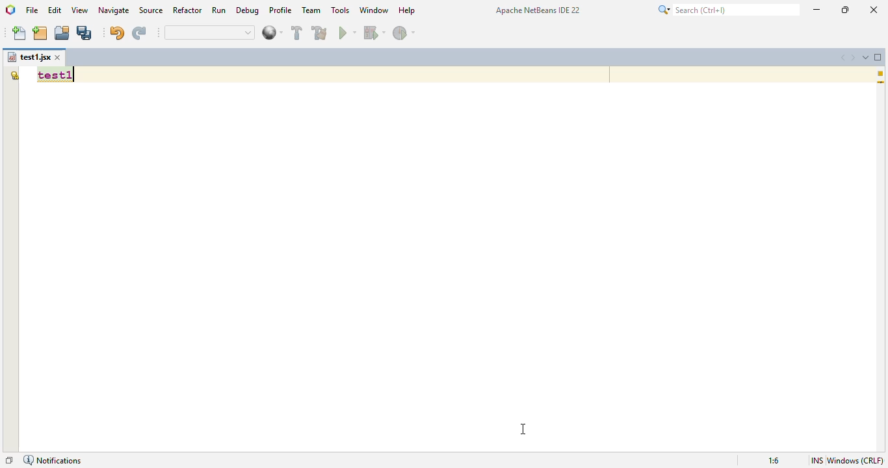  Describe the element at coordinates (151, 10) in the screenshot. I see `source` at that location.